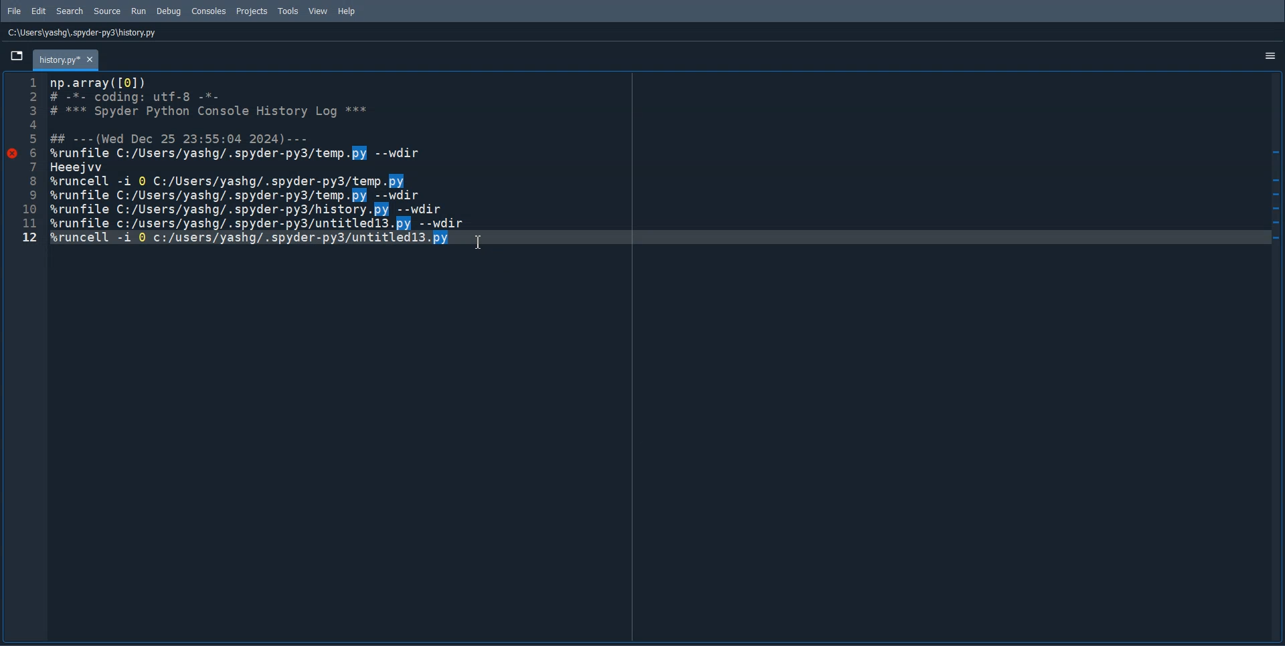 The image size is (1285, 646). Describe the element at coordinates (481, 241) in the screenshot. I see `Text cursor` at that location.